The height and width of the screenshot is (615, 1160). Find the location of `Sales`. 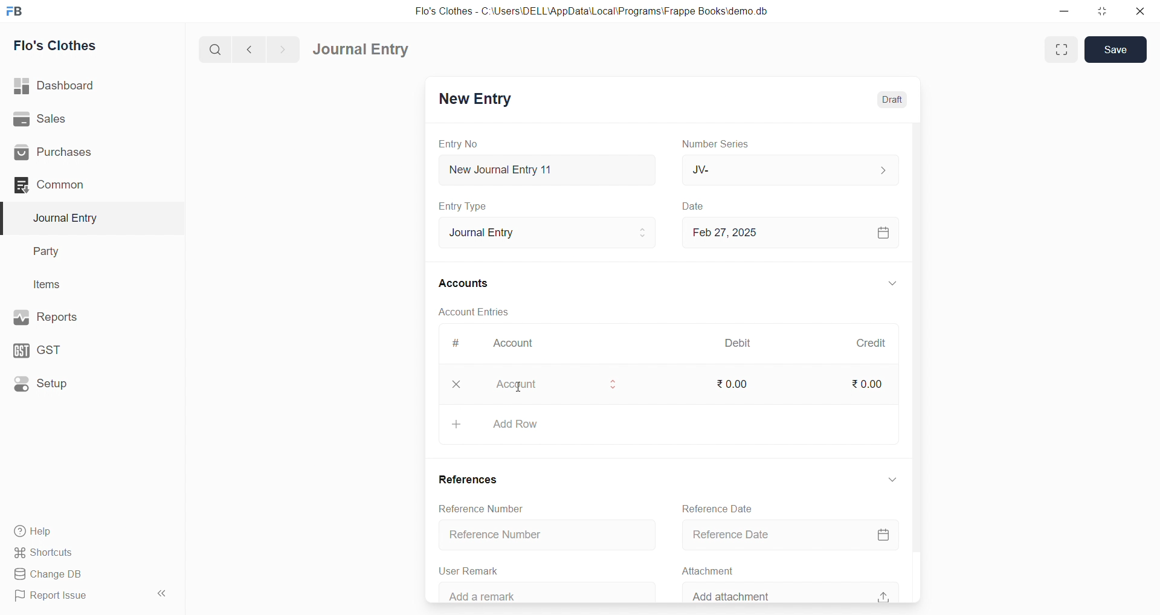

Sales is located at coordinates (72, 118).